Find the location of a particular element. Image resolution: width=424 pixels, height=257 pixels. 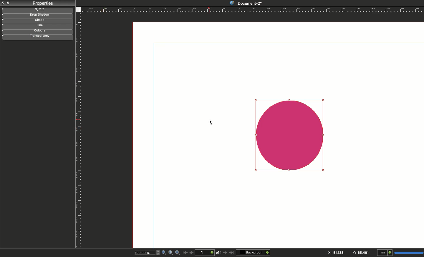

Zoom out is located at coordinates (164, 253).